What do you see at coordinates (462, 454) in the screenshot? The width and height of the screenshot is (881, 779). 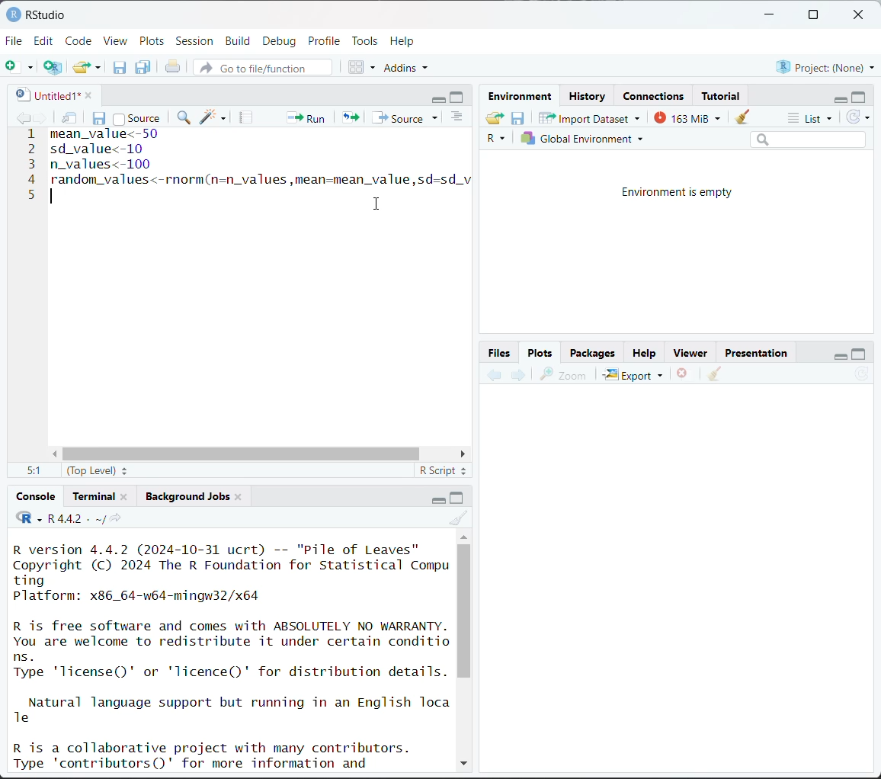 I see `move right` at bounding box center [462, 454].